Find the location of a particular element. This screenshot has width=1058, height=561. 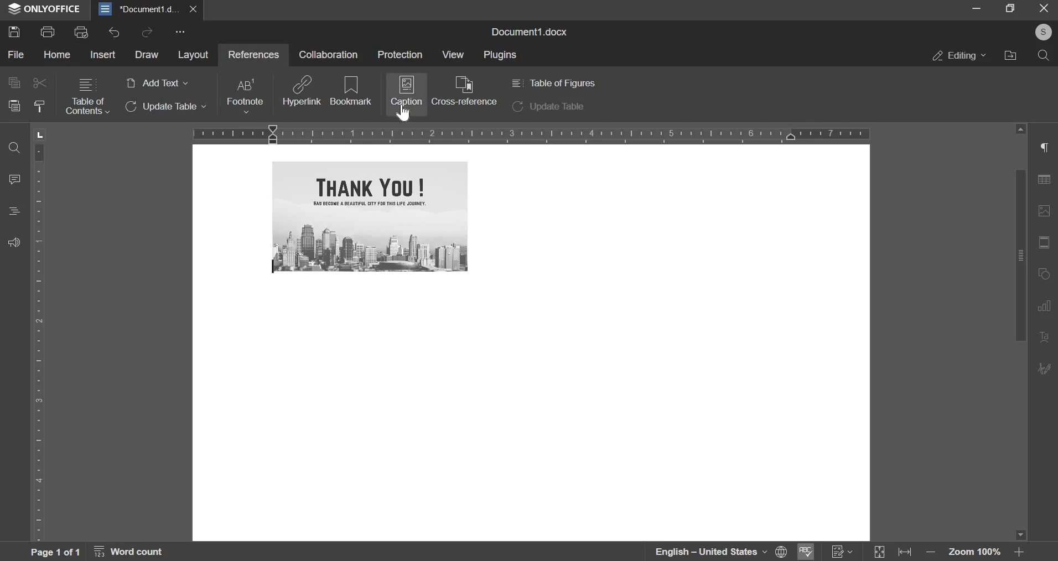

document1.docx is located at coordinates (532, 30).